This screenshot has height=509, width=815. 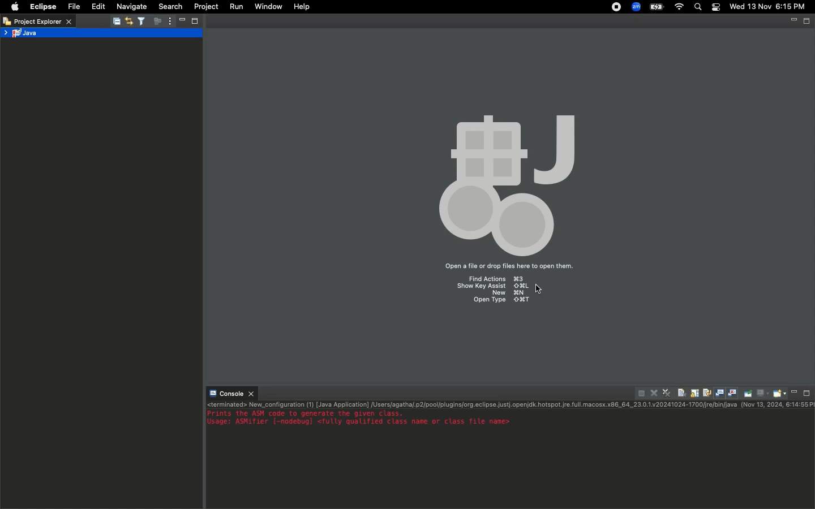 I want to click on Date/time, so click(x=772, y=6).